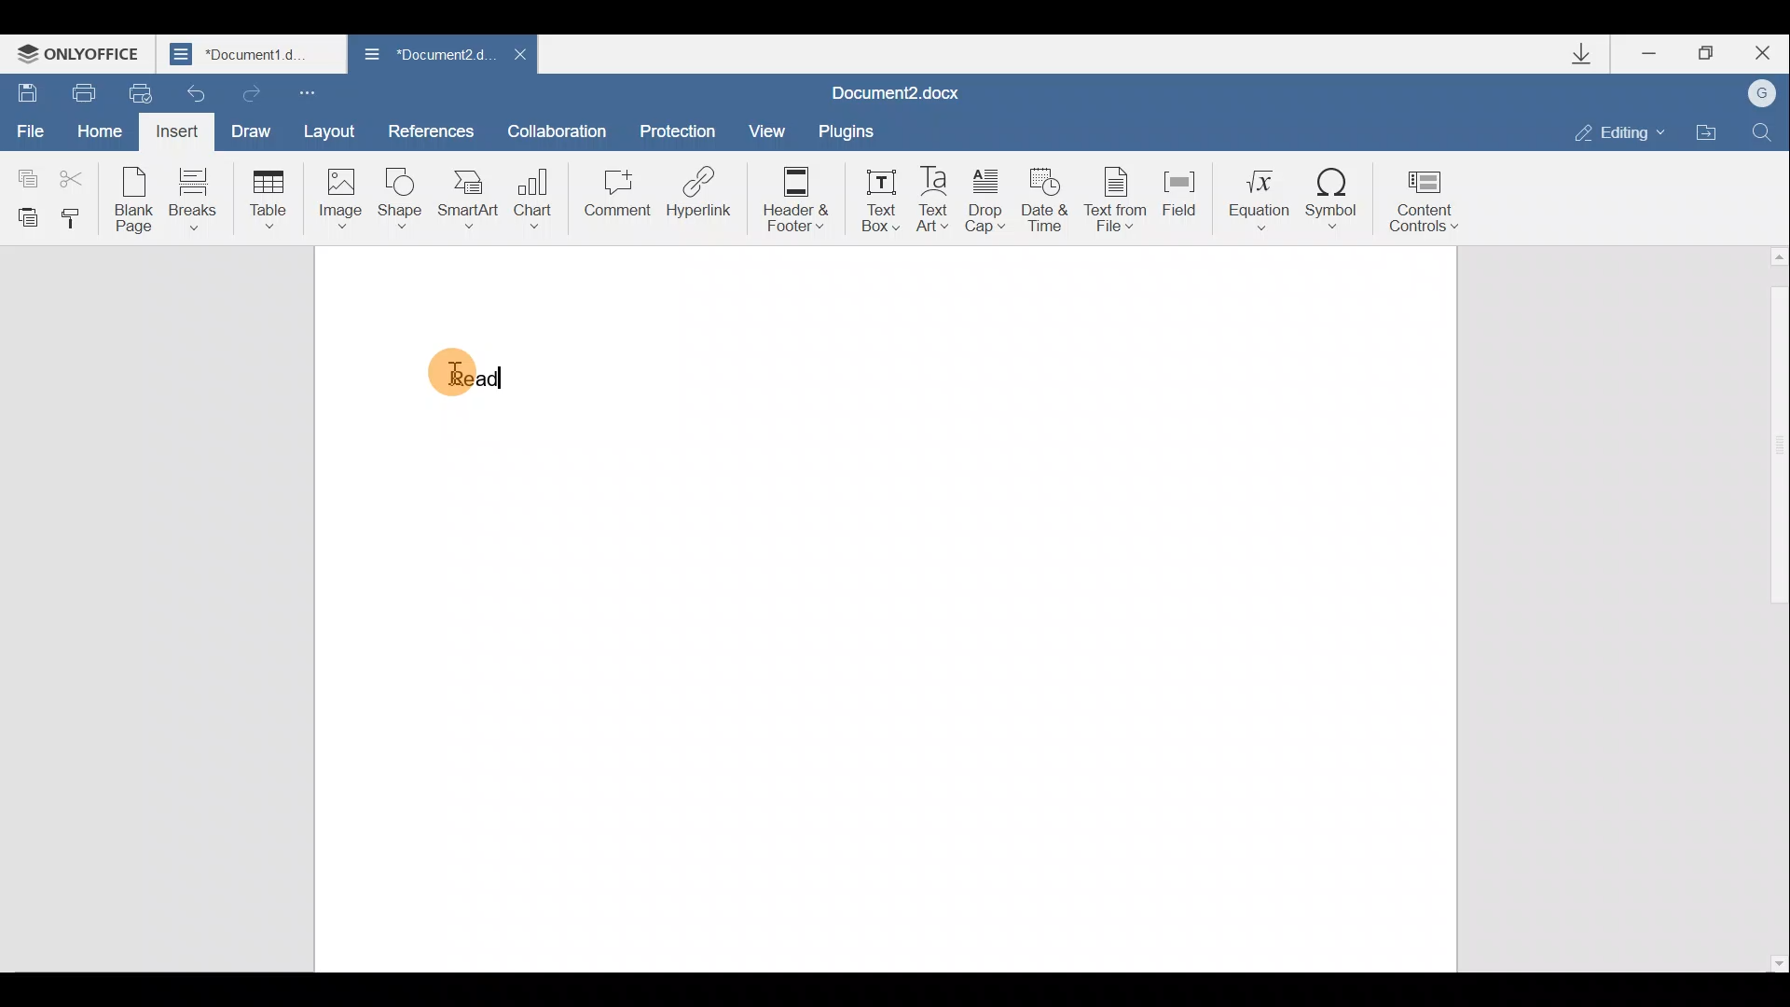  Describe the element at coordinates (1764, 130) in the screenshot. I see `Find` at that location.